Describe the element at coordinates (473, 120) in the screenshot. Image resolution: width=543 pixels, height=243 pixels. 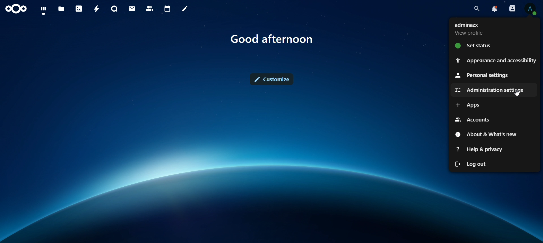
I see `accounts` at that location.